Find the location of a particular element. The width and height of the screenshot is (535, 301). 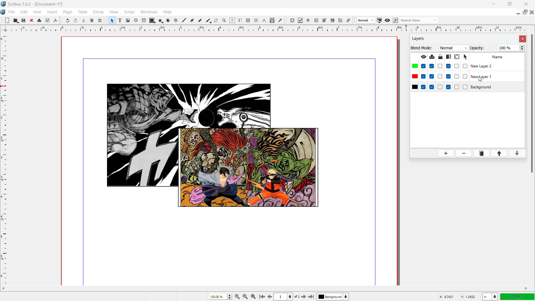

undo is located at coordinates (67, 20).